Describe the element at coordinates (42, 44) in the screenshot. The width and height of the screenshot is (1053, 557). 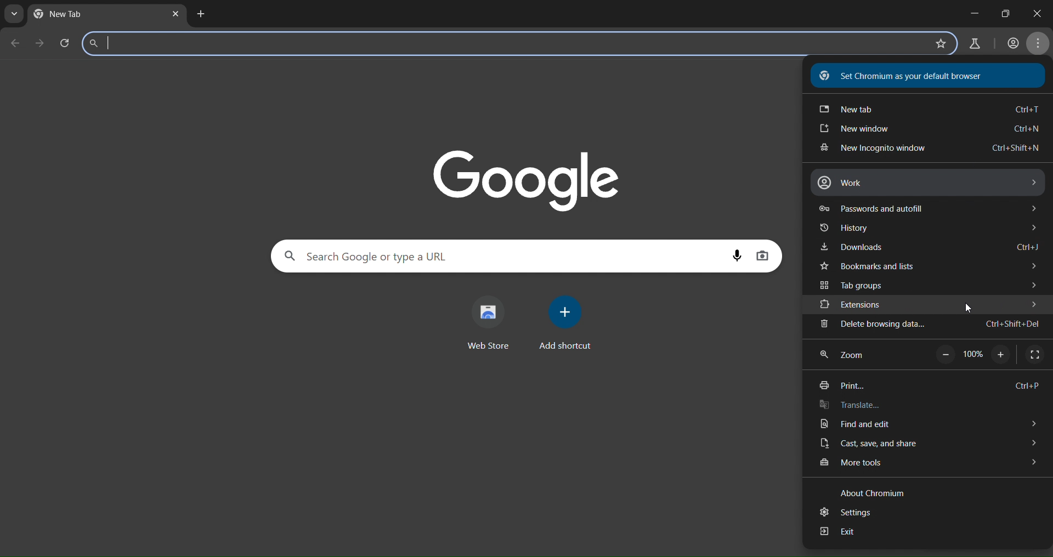
I see `go forward one page` at that location.